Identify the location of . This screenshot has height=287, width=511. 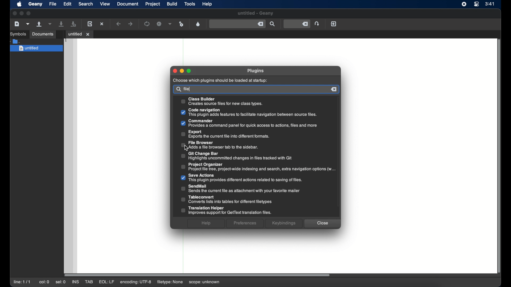
(255, 71).